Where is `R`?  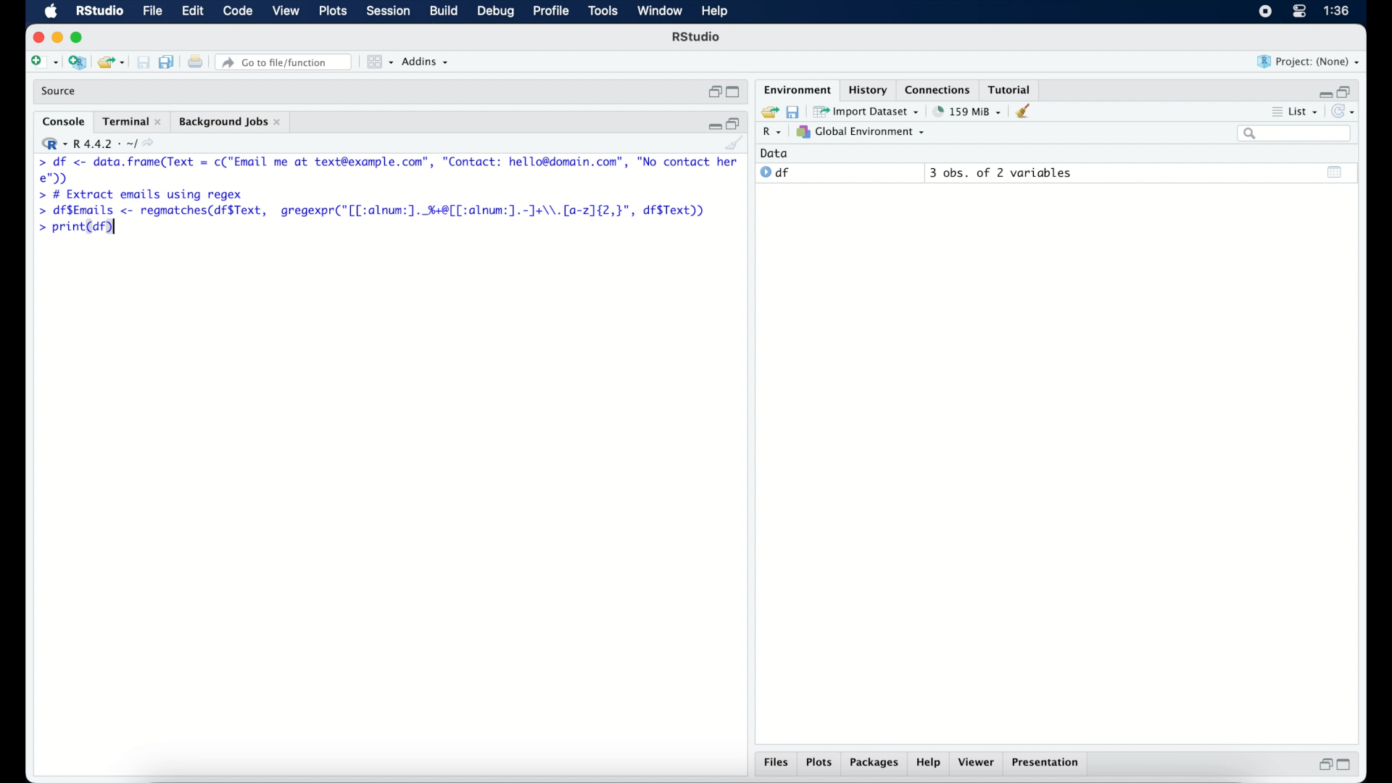
R is located at coordinates (771, 133).